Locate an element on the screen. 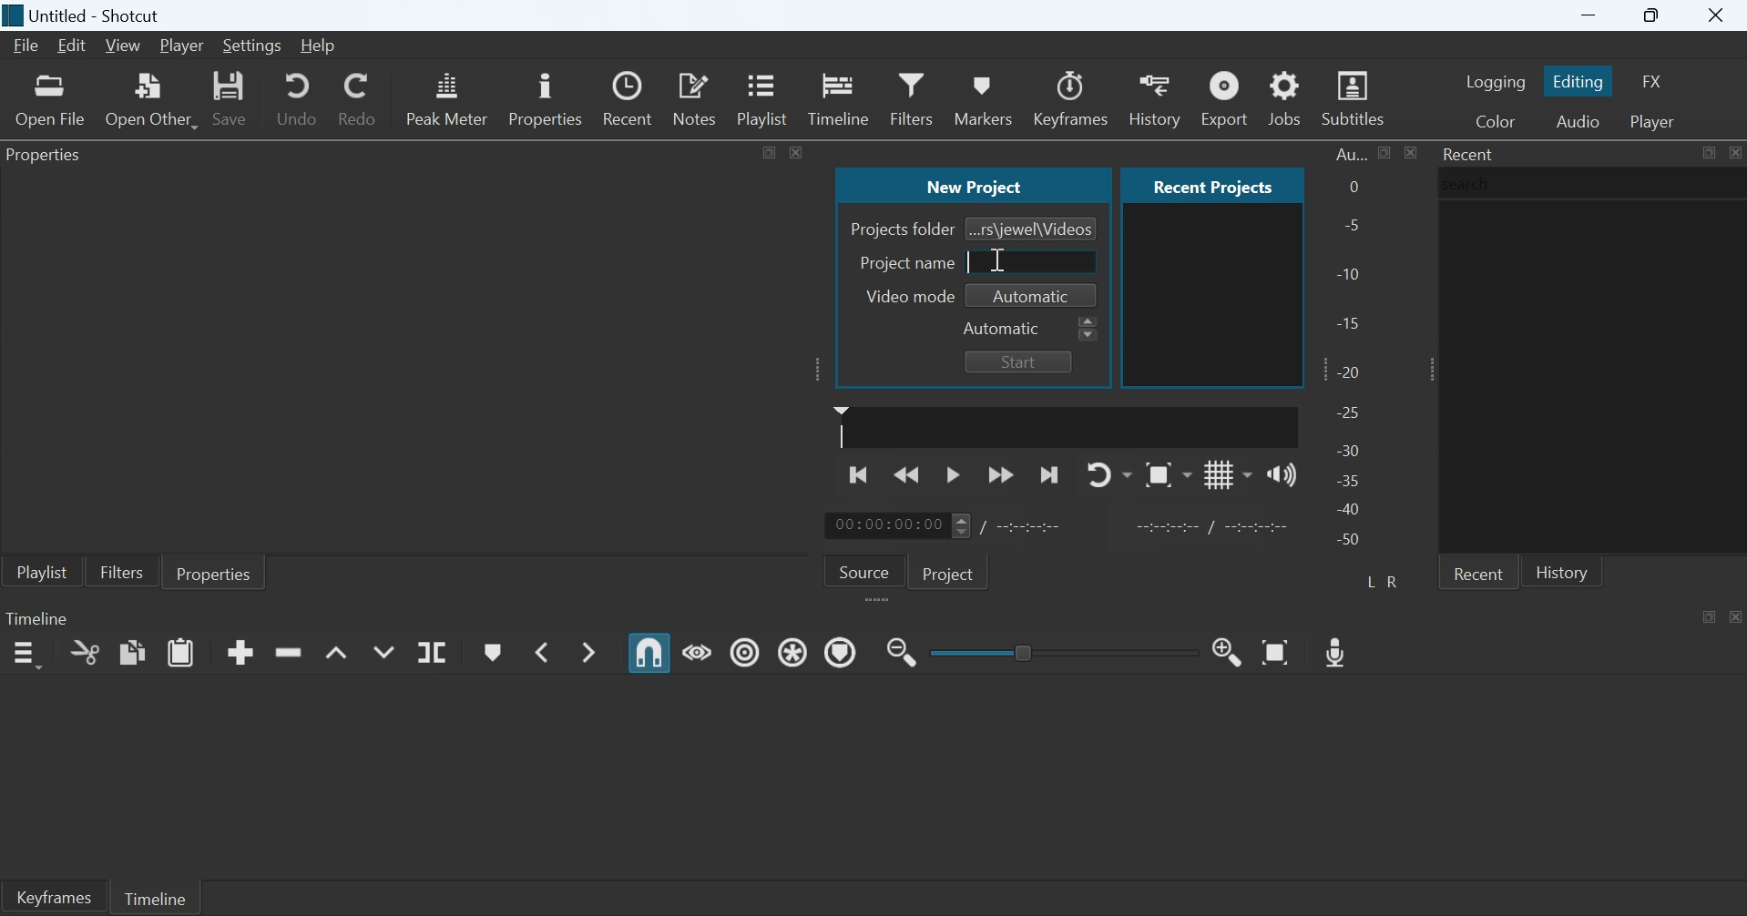 The height and width of the screenshot is (916, 1747). Open a device, stream or generator is located at coordinates (151, 99).